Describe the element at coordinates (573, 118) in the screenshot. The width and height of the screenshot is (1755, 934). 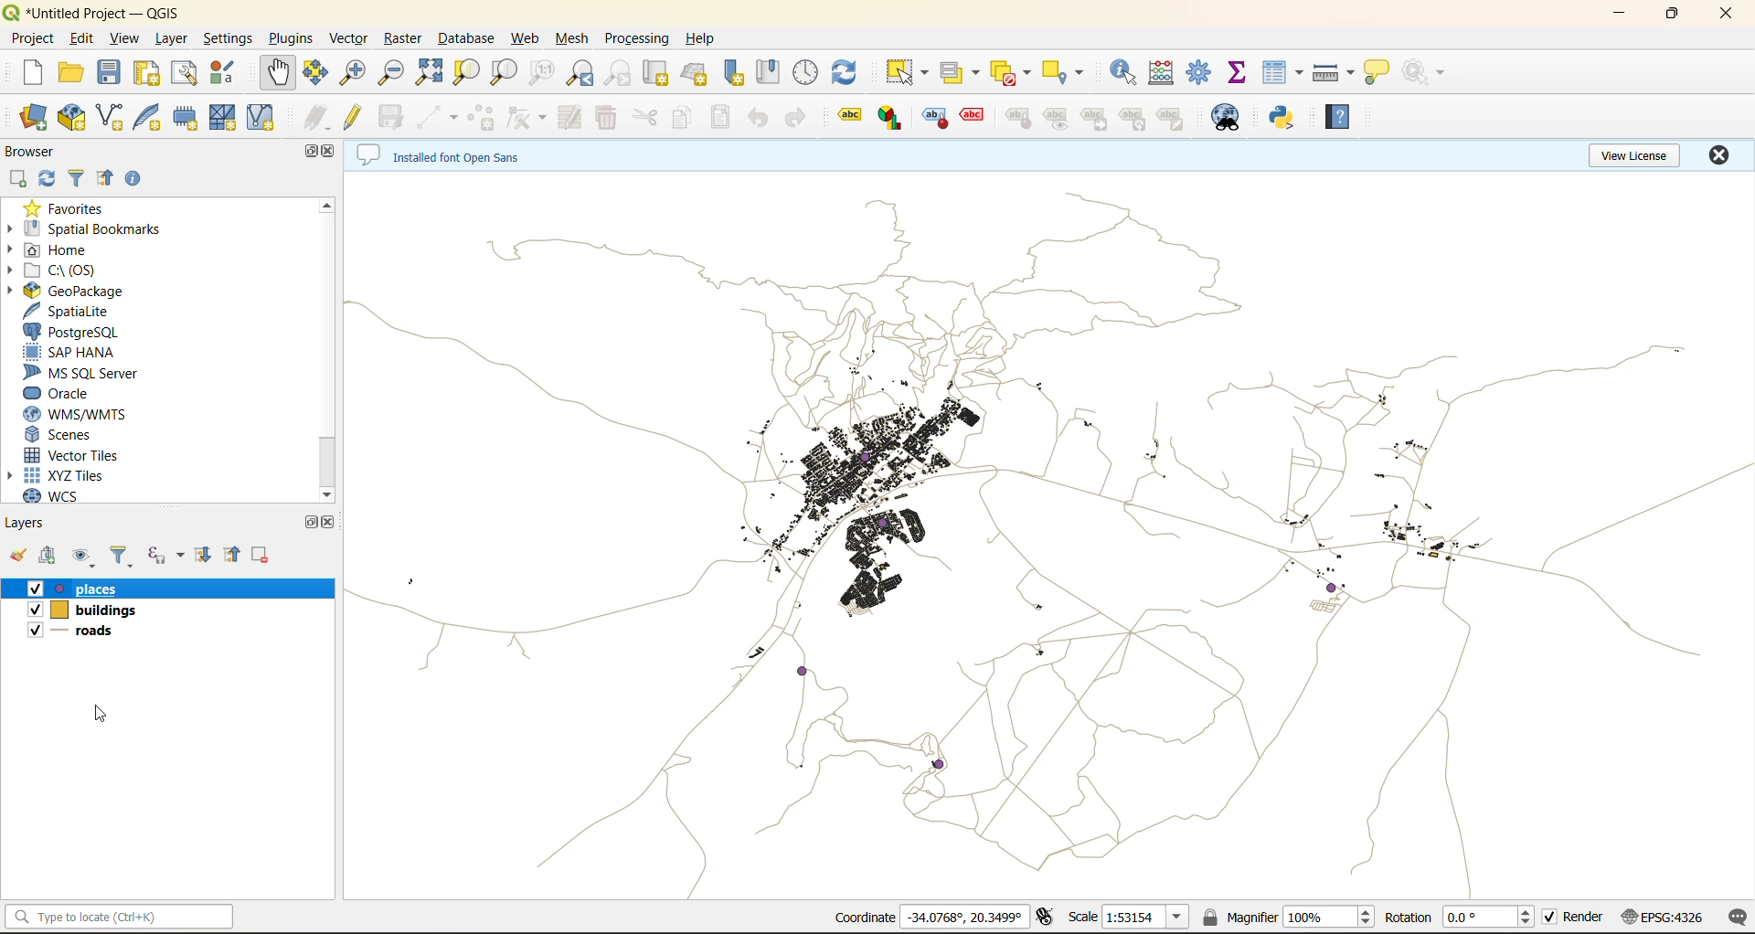
I see `modify` at that location.